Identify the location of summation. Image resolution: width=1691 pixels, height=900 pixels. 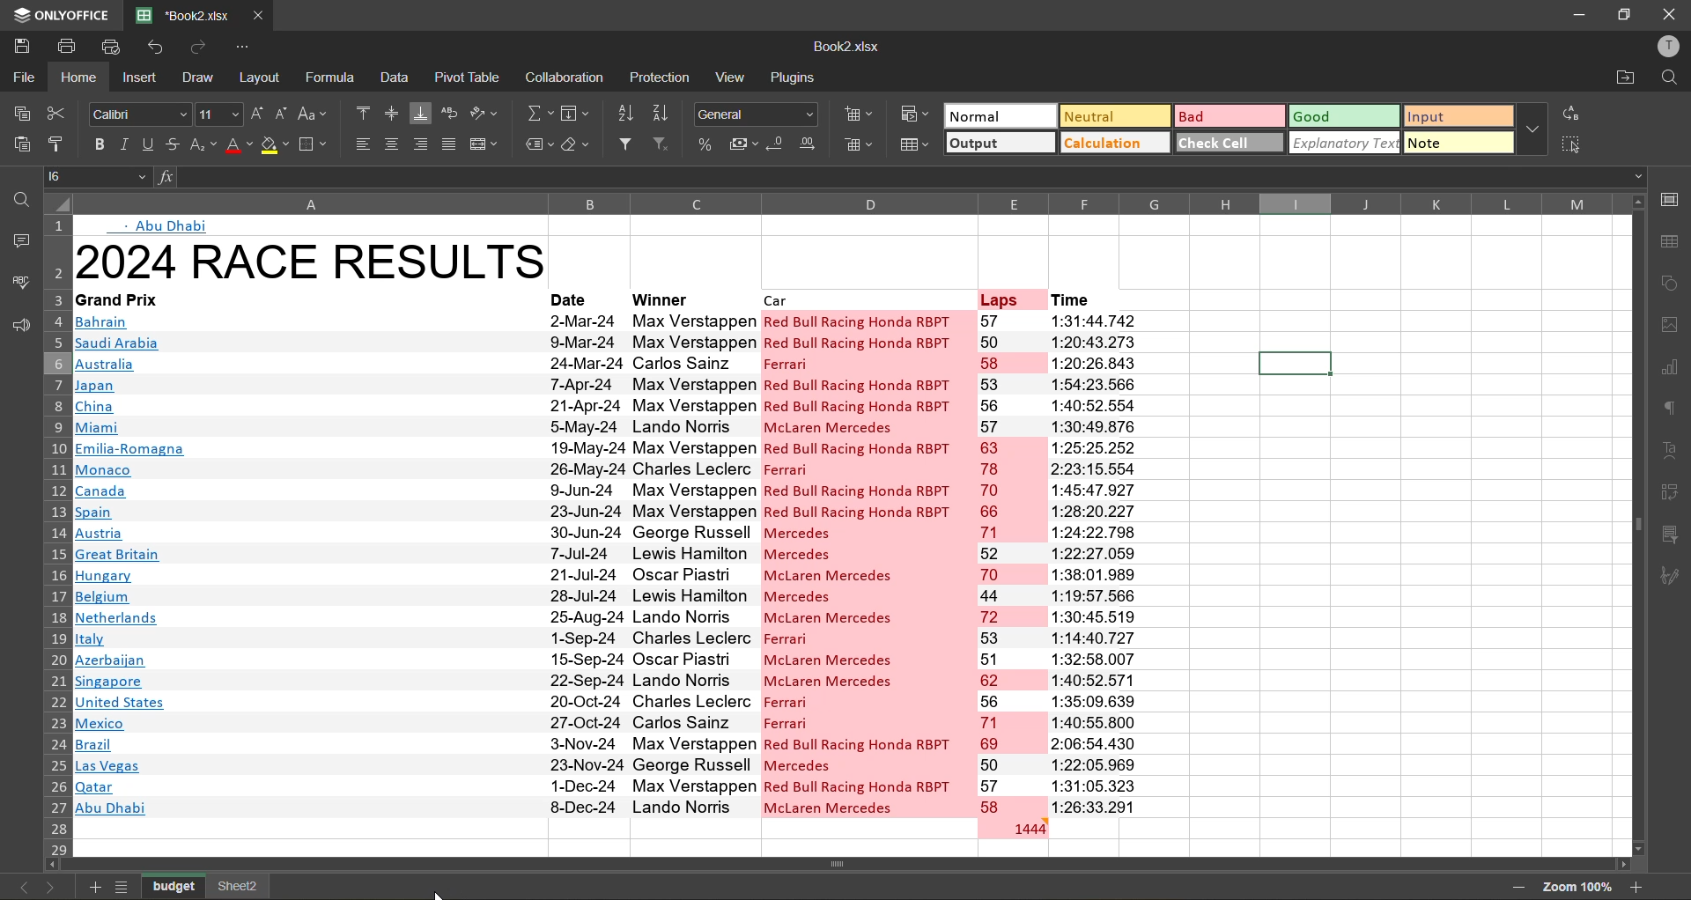
(541, 112).